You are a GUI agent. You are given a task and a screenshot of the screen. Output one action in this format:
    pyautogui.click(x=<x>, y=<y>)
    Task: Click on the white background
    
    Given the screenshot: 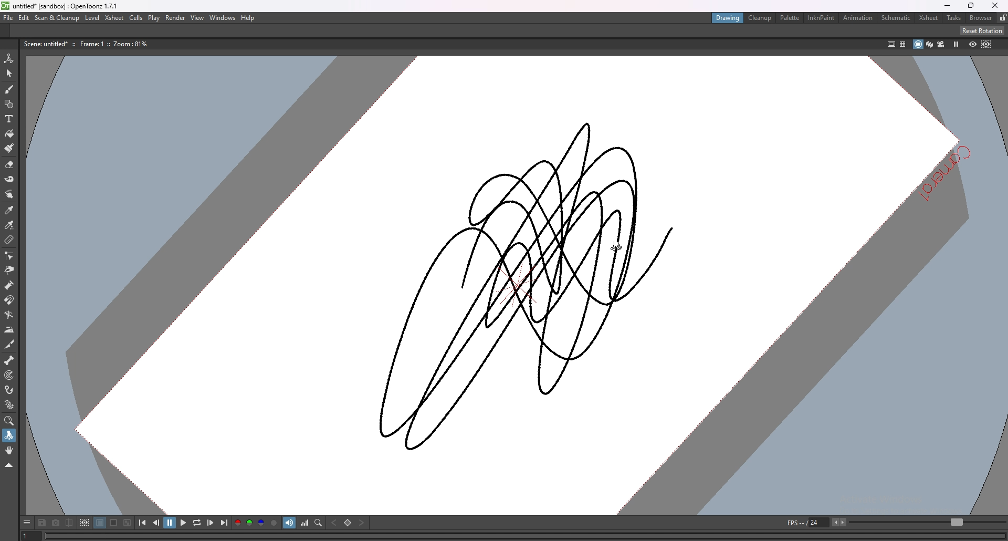 What is the action you would take?
    pyautogui.click(x=114, y=523)
    